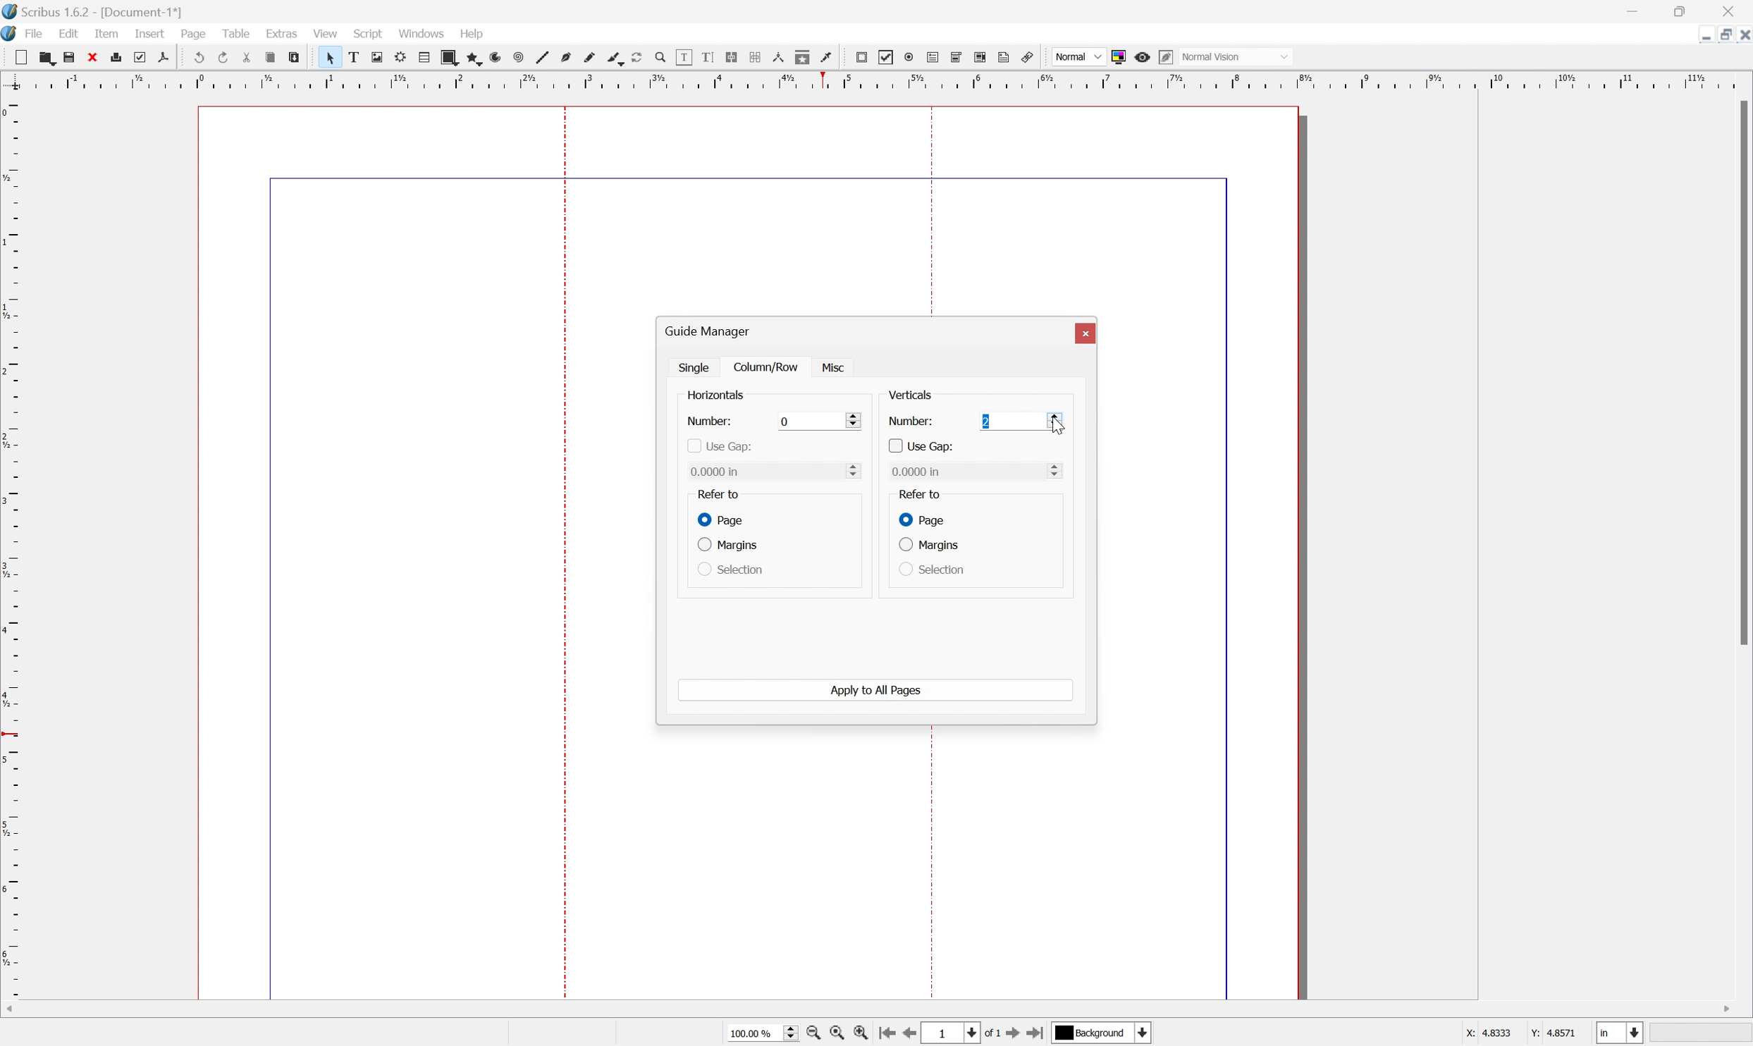 The height and width of the screenshot is (1046, 1753). Describe the element at coordinates (68, 33) in the screenshot. I see `edit` at that location.